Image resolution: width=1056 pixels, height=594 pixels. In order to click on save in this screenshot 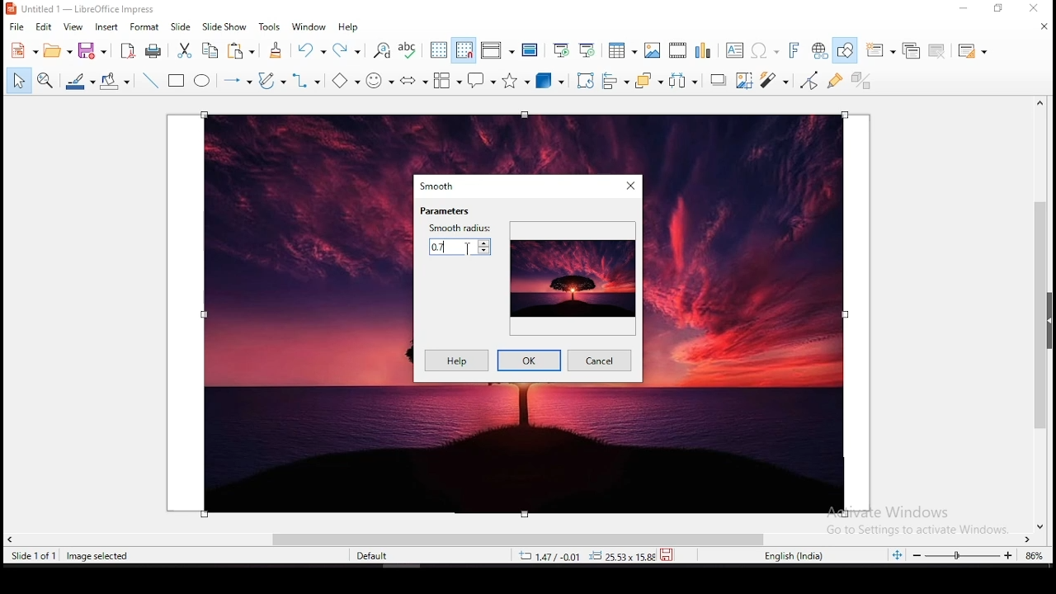, I will do `click(669, 554)`.